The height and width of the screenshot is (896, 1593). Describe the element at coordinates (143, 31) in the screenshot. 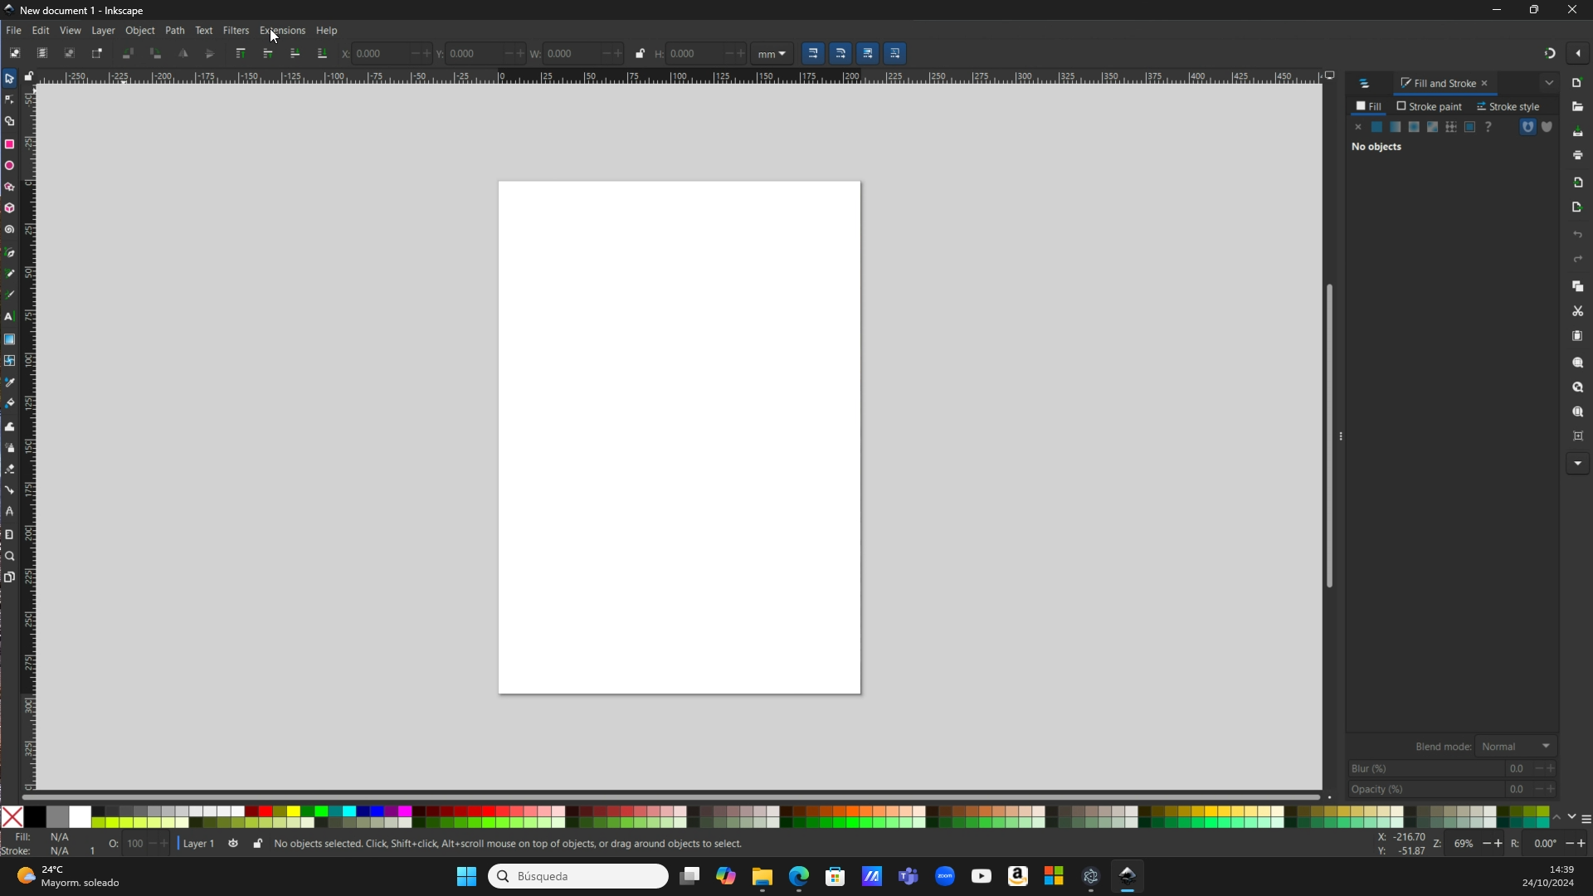

I see `Object` at that location.